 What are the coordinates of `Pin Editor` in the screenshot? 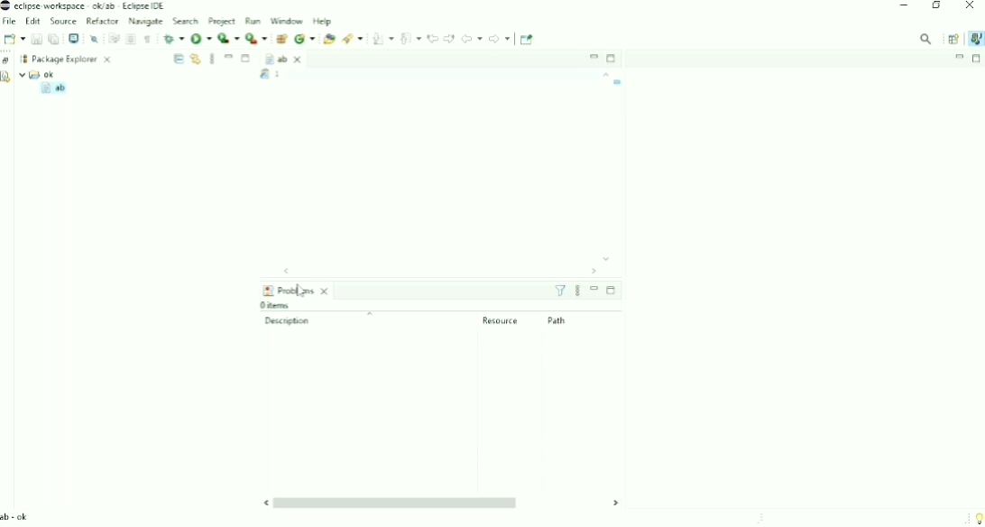 It's located at (528, 40).